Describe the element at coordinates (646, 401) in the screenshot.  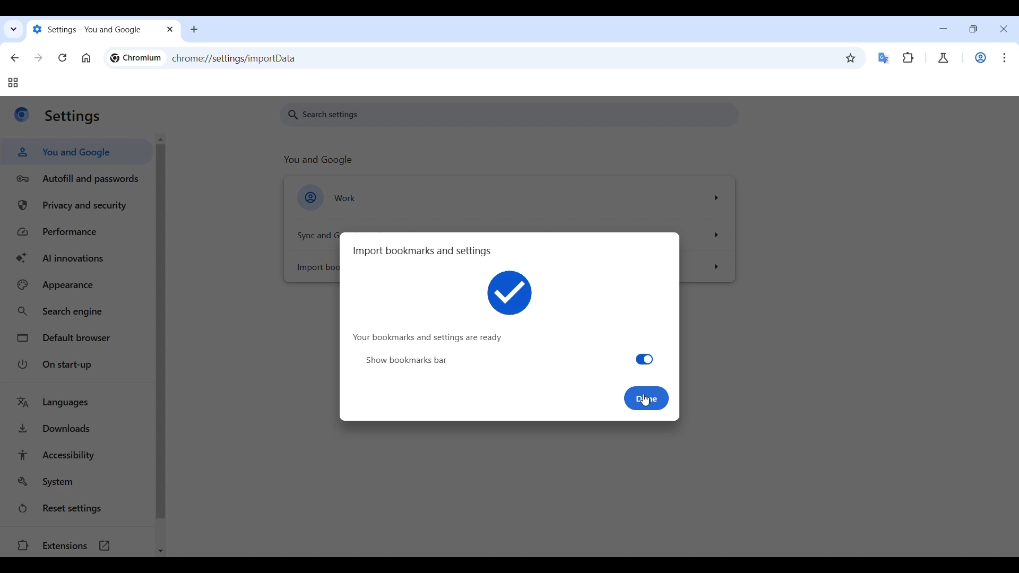
I see `Cursor clicking on Done` at that location.